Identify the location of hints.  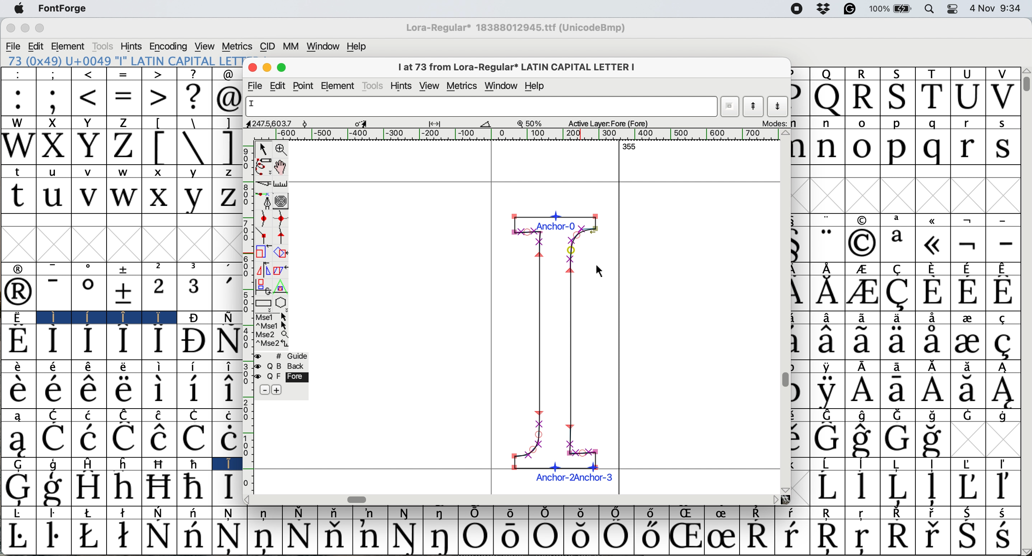
(132, 46).